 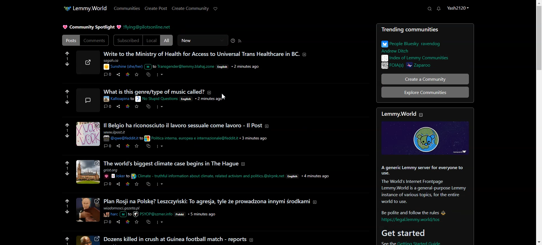 What do you see at coordinates (108, 74) in the screenshot?
I see `Comment` at bounding box center [108, 74].